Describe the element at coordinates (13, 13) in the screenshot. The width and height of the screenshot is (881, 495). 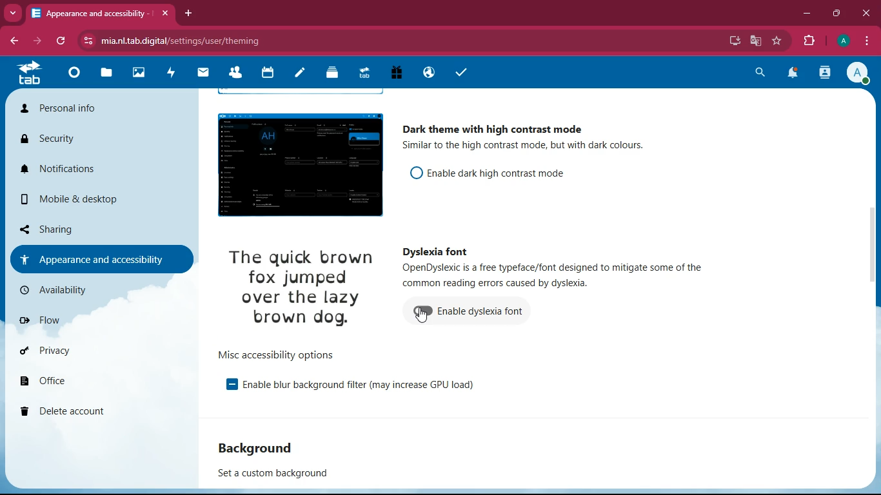
I see `more` at that location.